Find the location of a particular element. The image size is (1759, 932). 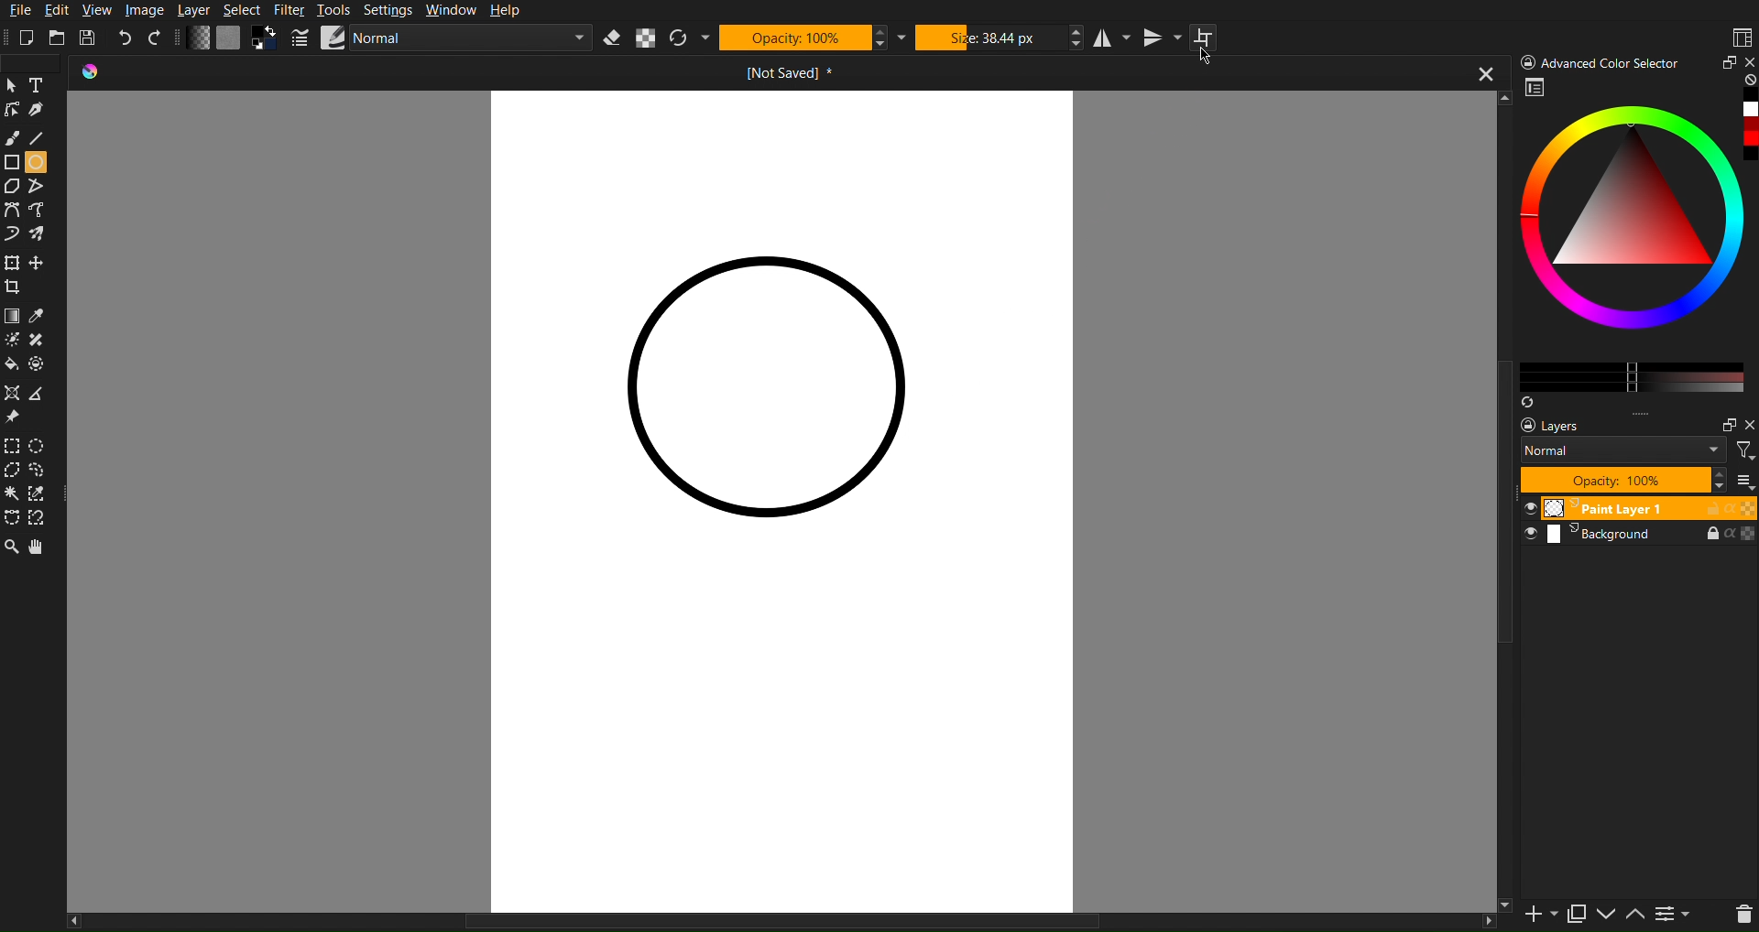

Opacity 100% is located at coordinates (1624, 479).